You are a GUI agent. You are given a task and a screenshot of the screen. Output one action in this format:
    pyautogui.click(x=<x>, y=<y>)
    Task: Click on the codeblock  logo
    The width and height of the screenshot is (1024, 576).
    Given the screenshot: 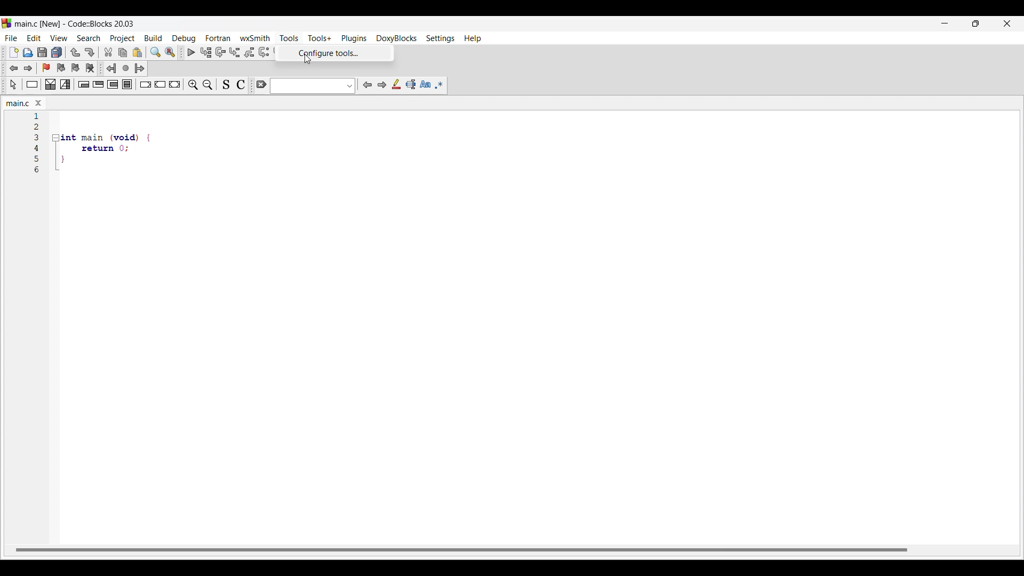 What is the action you would take?
    pyautogui.click(x=6, y=23)
    